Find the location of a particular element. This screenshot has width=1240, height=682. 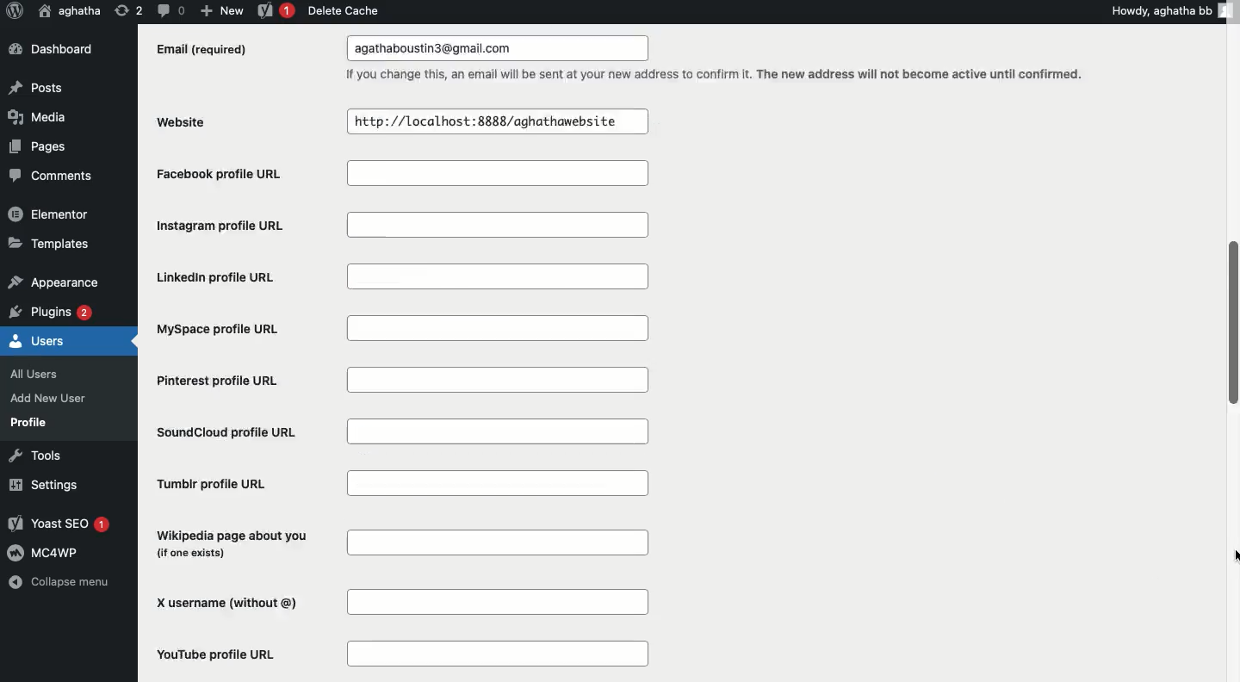

MySpace profile URL is located at coordinates (399, 328).